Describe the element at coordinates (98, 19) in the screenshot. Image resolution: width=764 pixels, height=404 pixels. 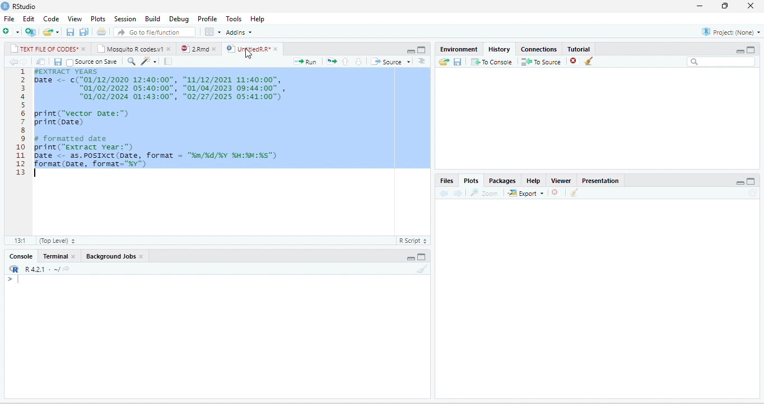
I see `Plots` at that location.